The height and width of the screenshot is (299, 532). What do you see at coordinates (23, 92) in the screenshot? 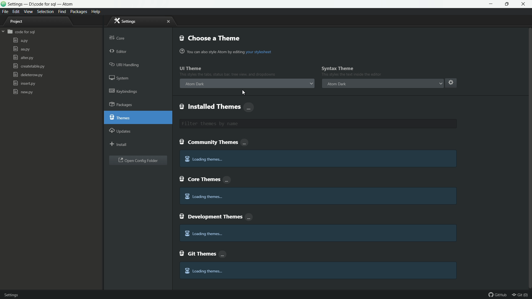
I see `new.py file` at bounding box center [23, 92].